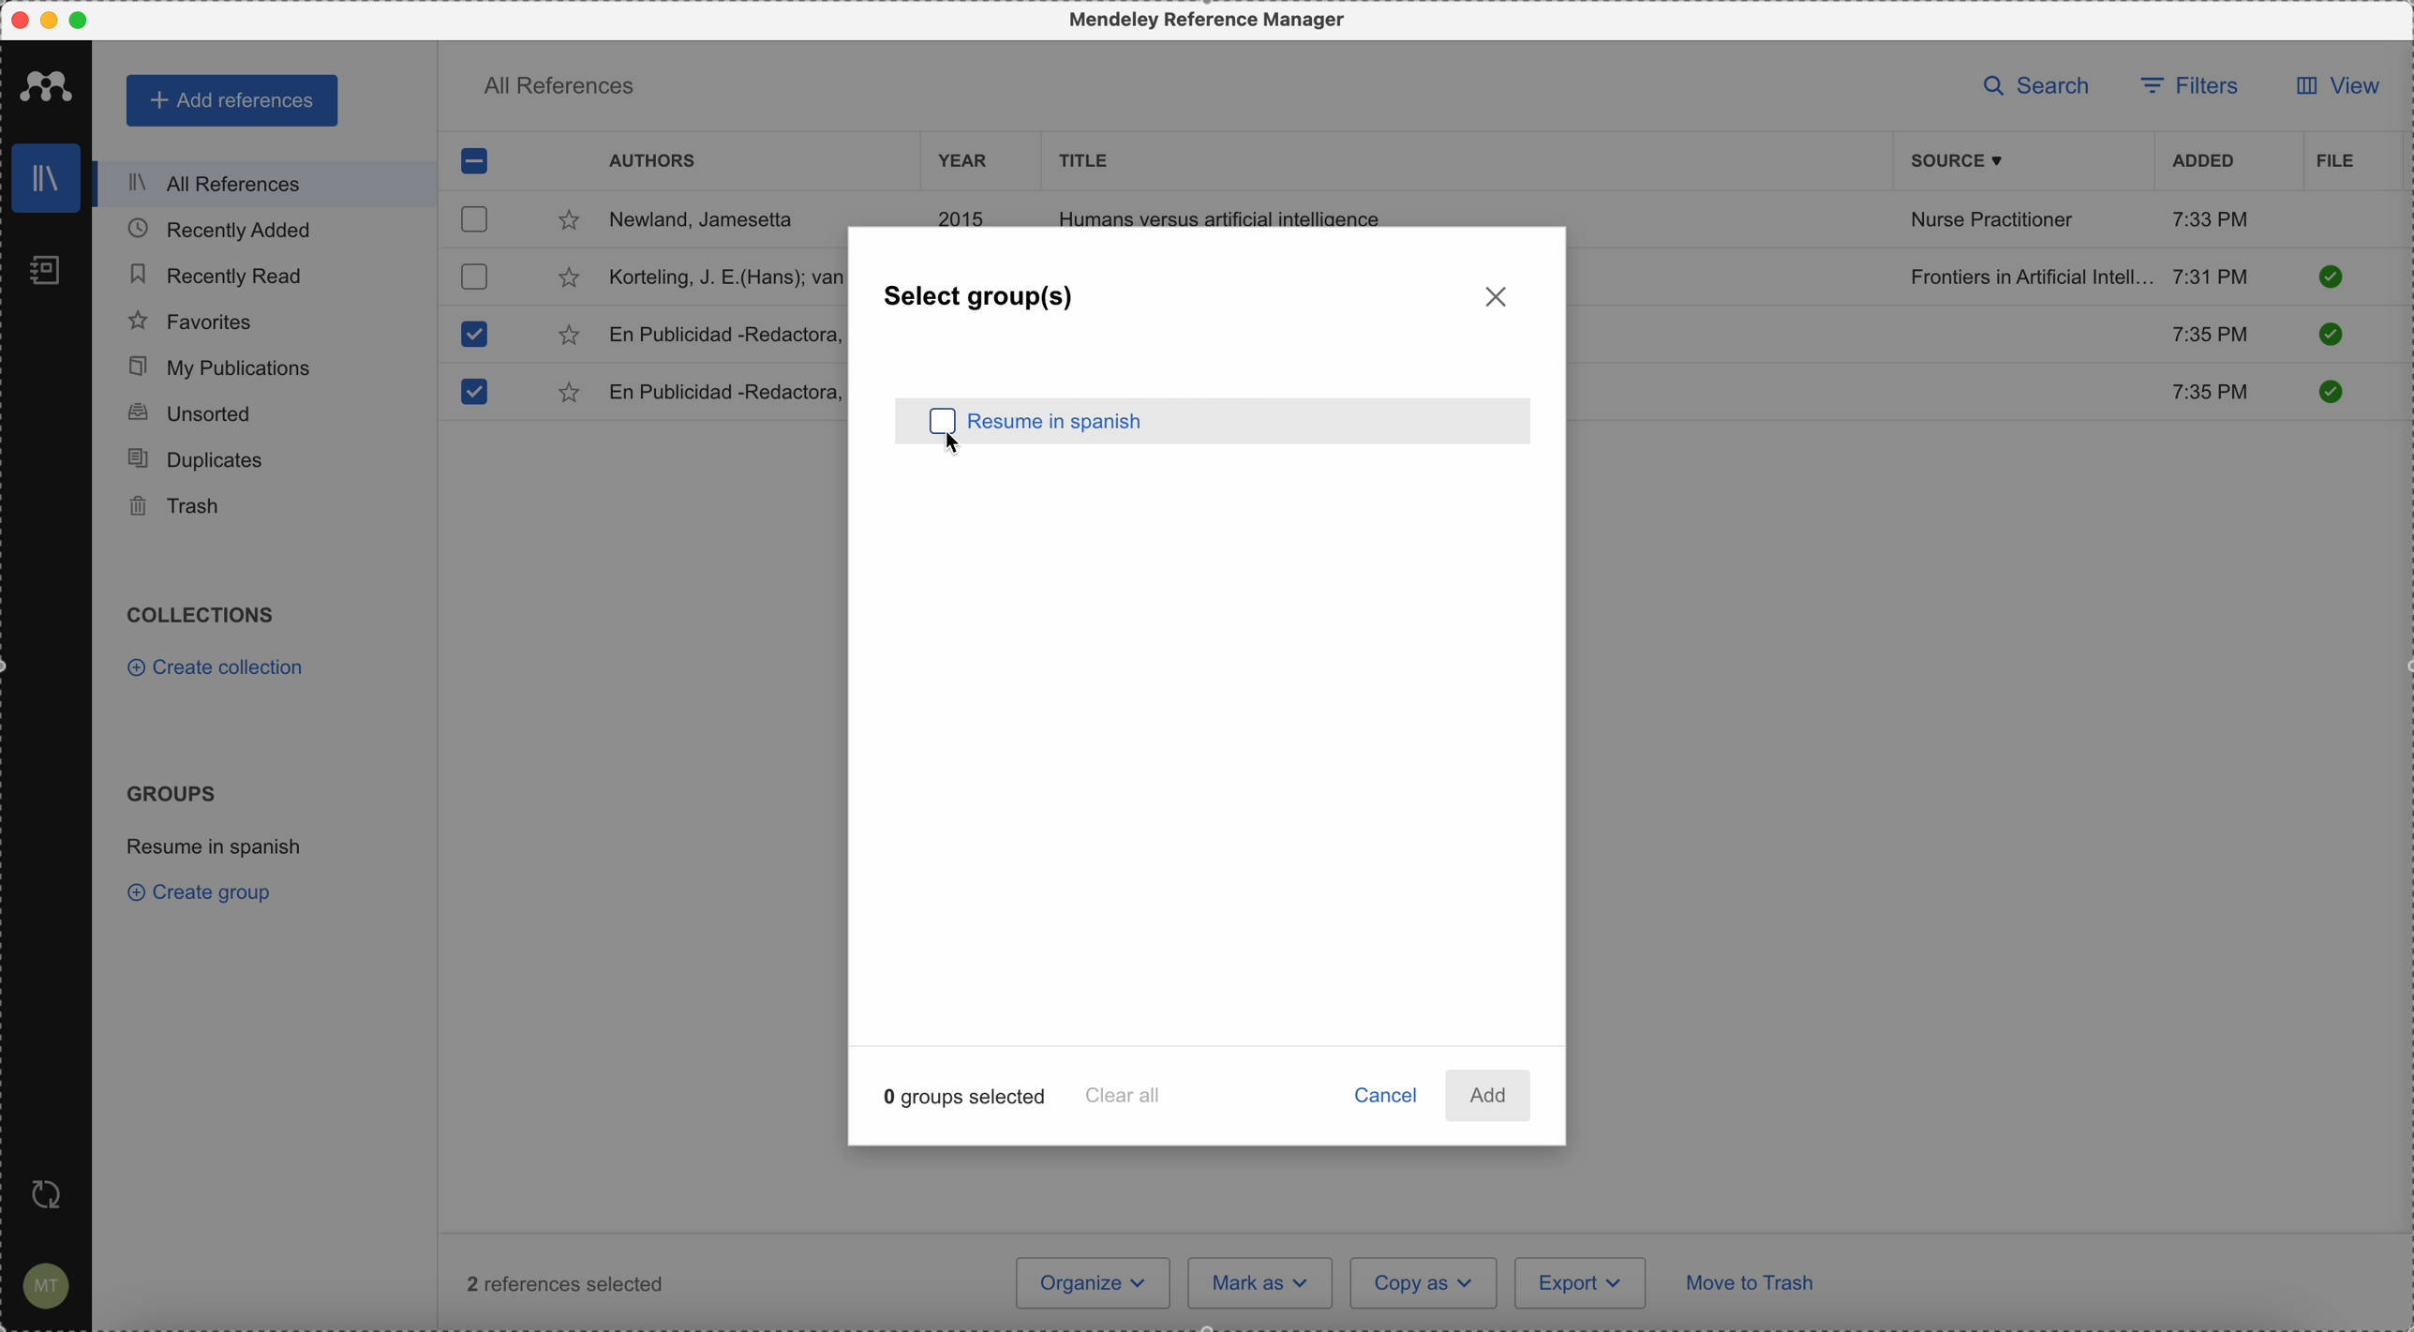  Describe the element at coordinates (723, 335) in the screenshot. I see `En Publicidad-Redactora, Lcda` at that location.